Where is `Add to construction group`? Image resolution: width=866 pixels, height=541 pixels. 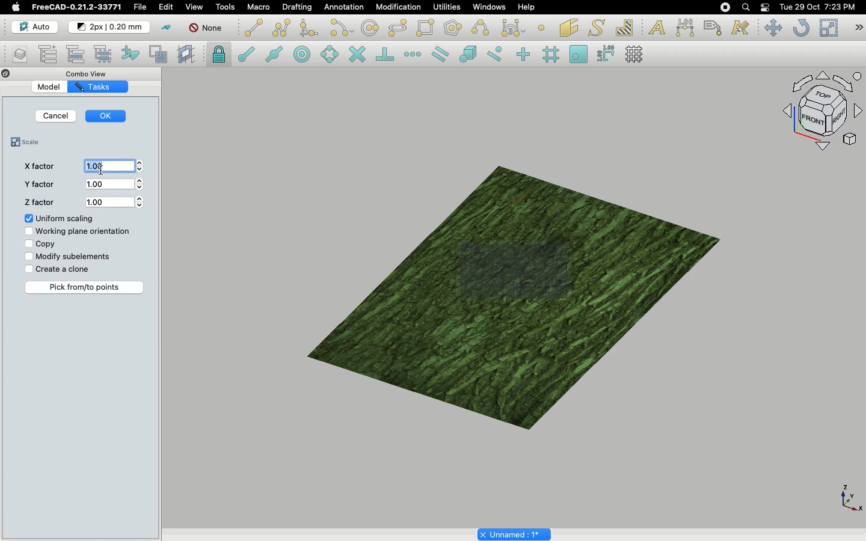
Add to construction group is located at coordinates (131, 55).